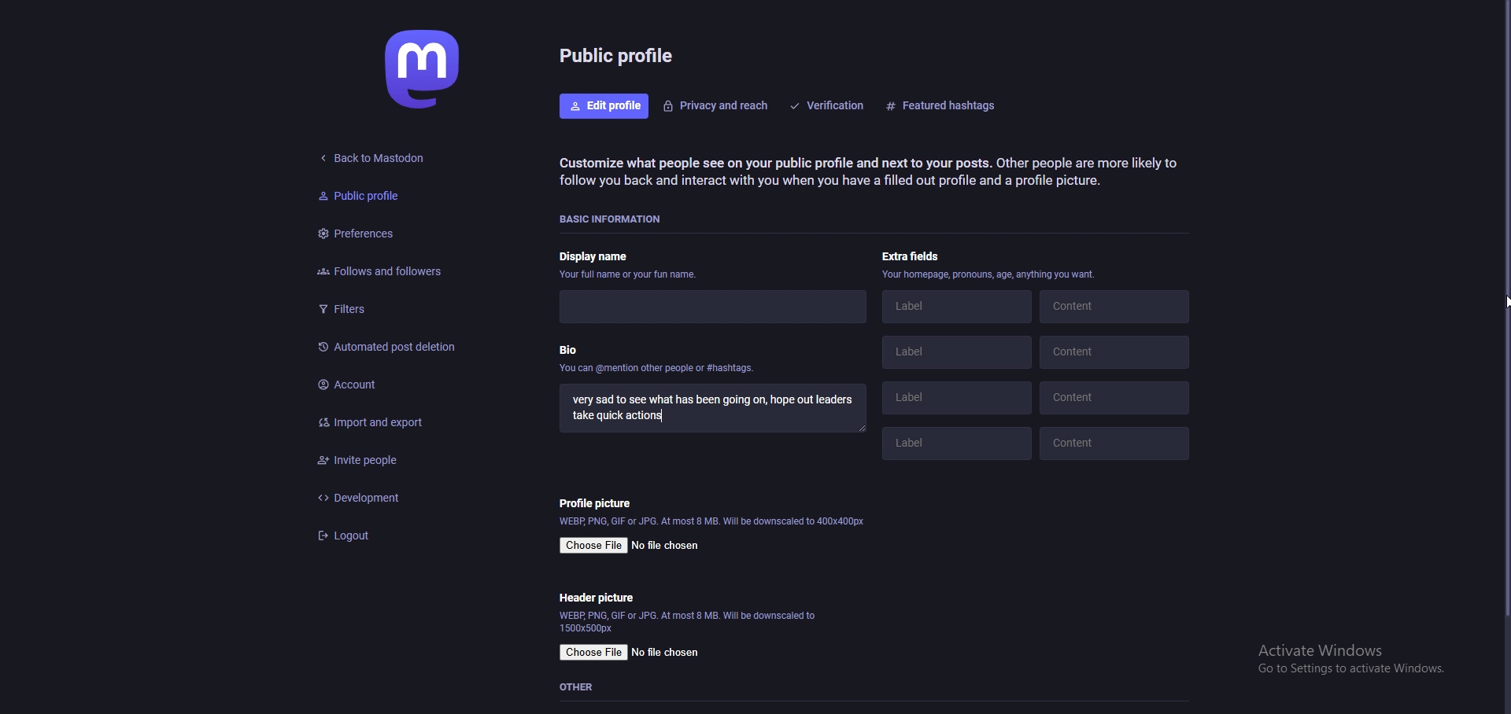 The height and width of the screenshot is (714, 1511). I want to click on extra fields, so click(912, 255).